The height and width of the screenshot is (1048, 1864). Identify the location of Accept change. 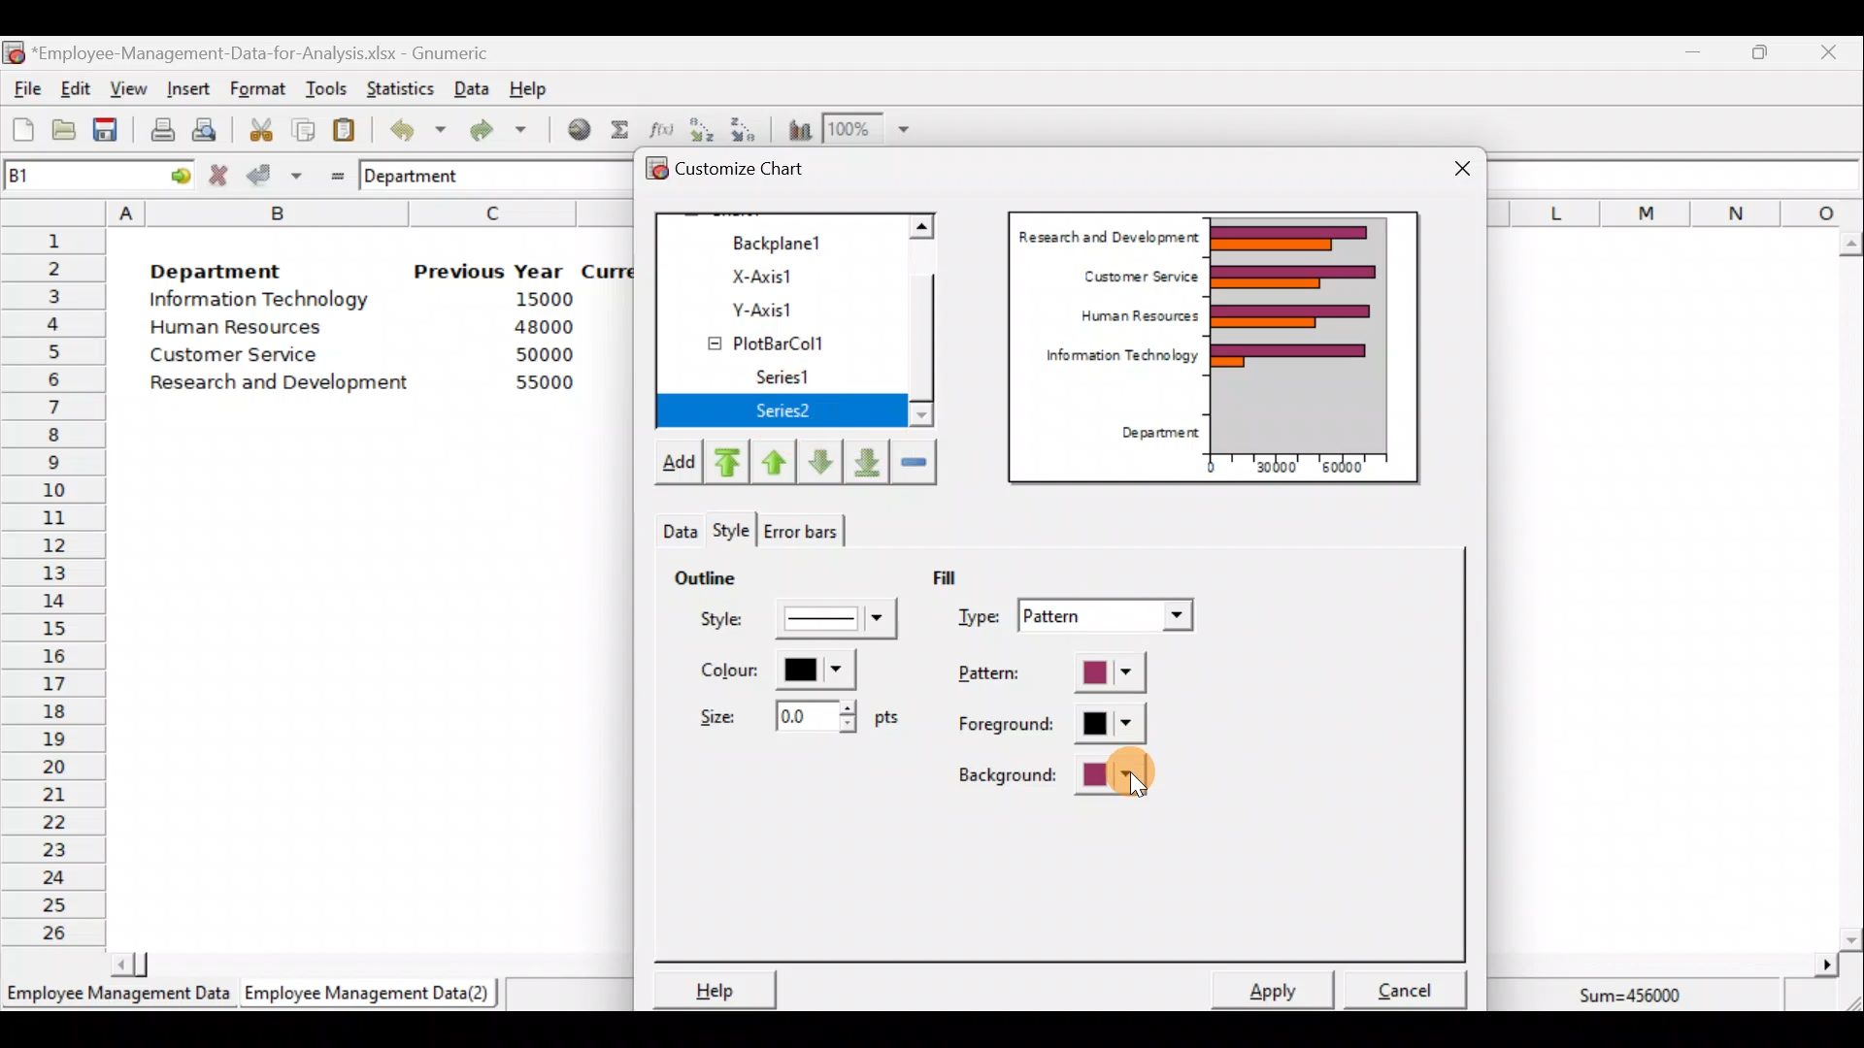
(275, 174).